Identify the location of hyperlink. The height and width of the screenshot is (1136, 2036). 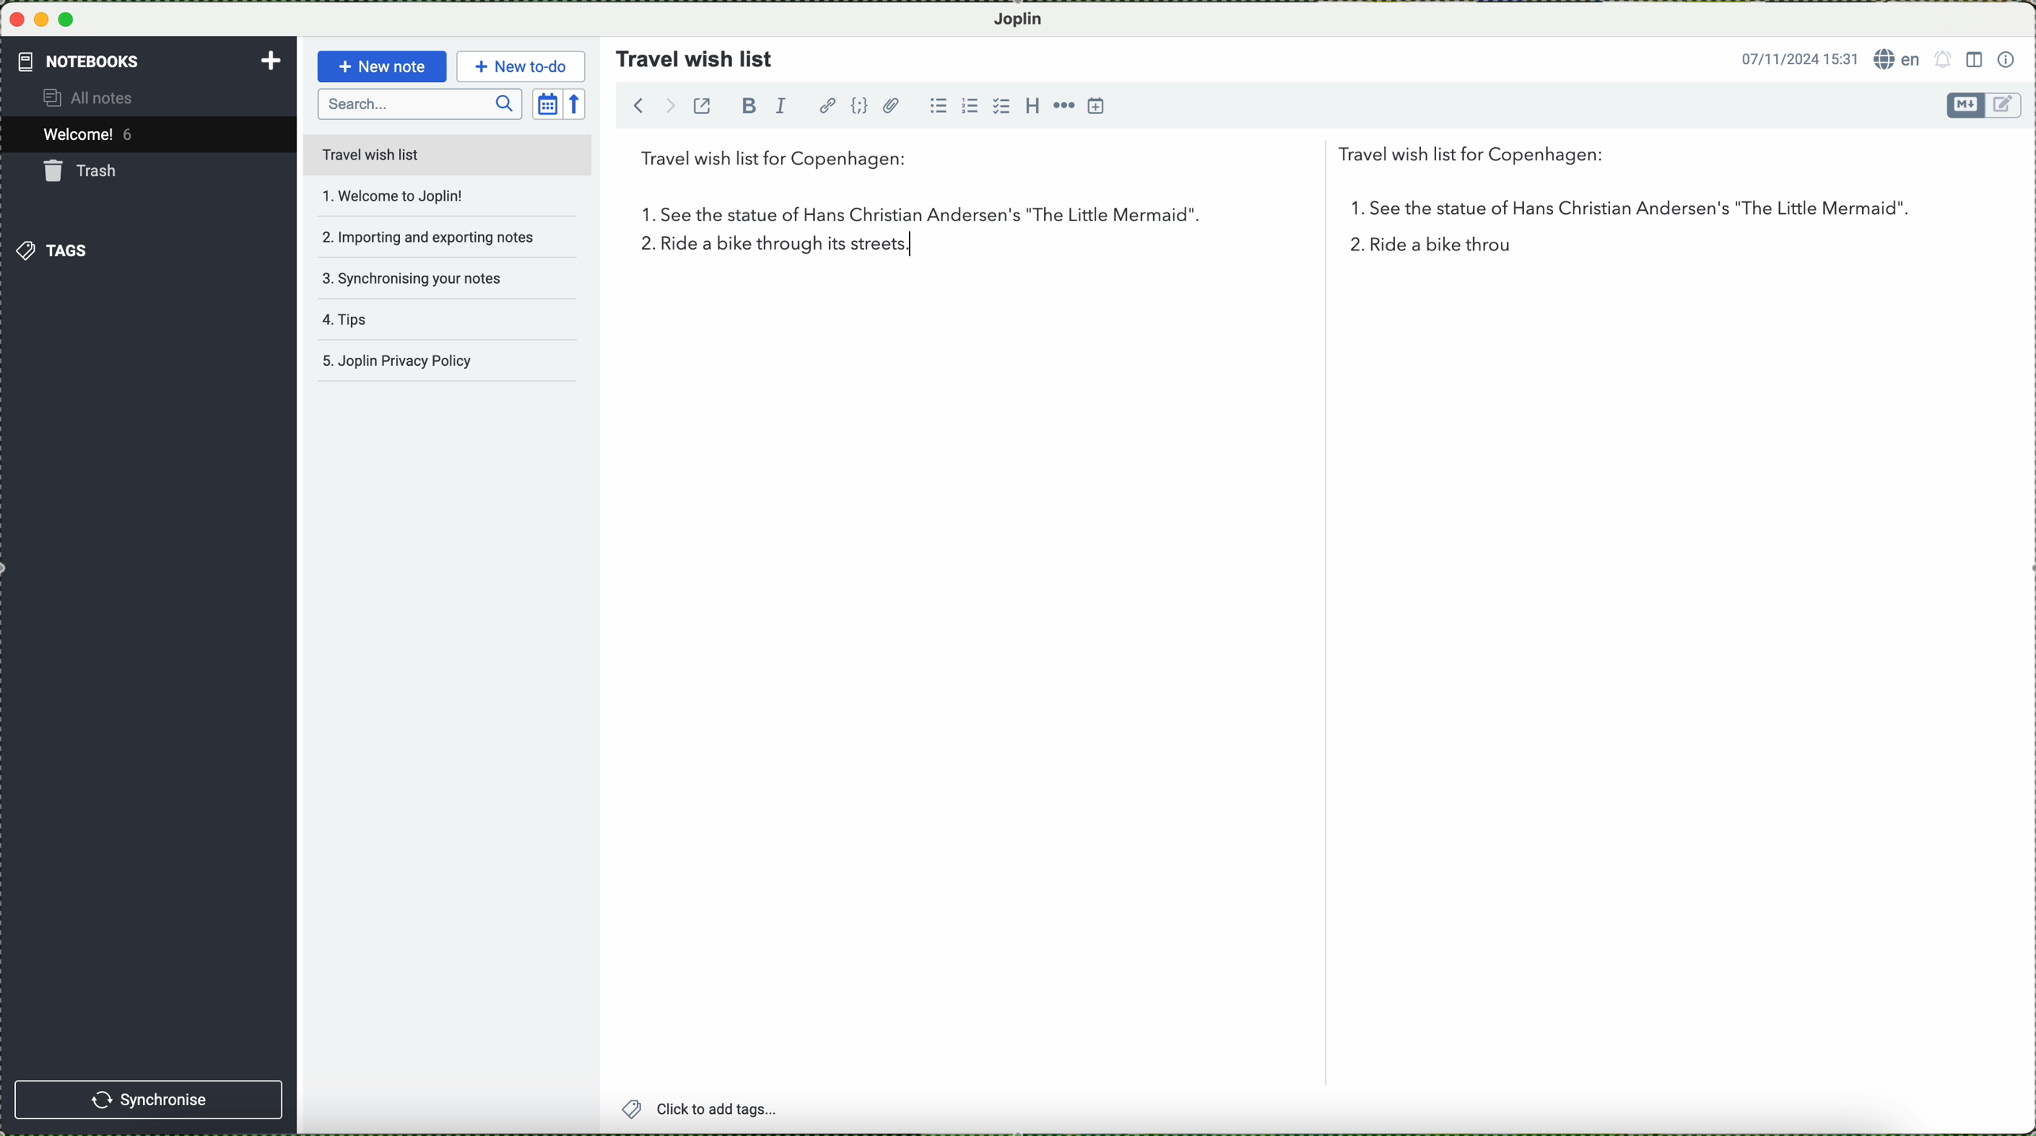
(827, 105).